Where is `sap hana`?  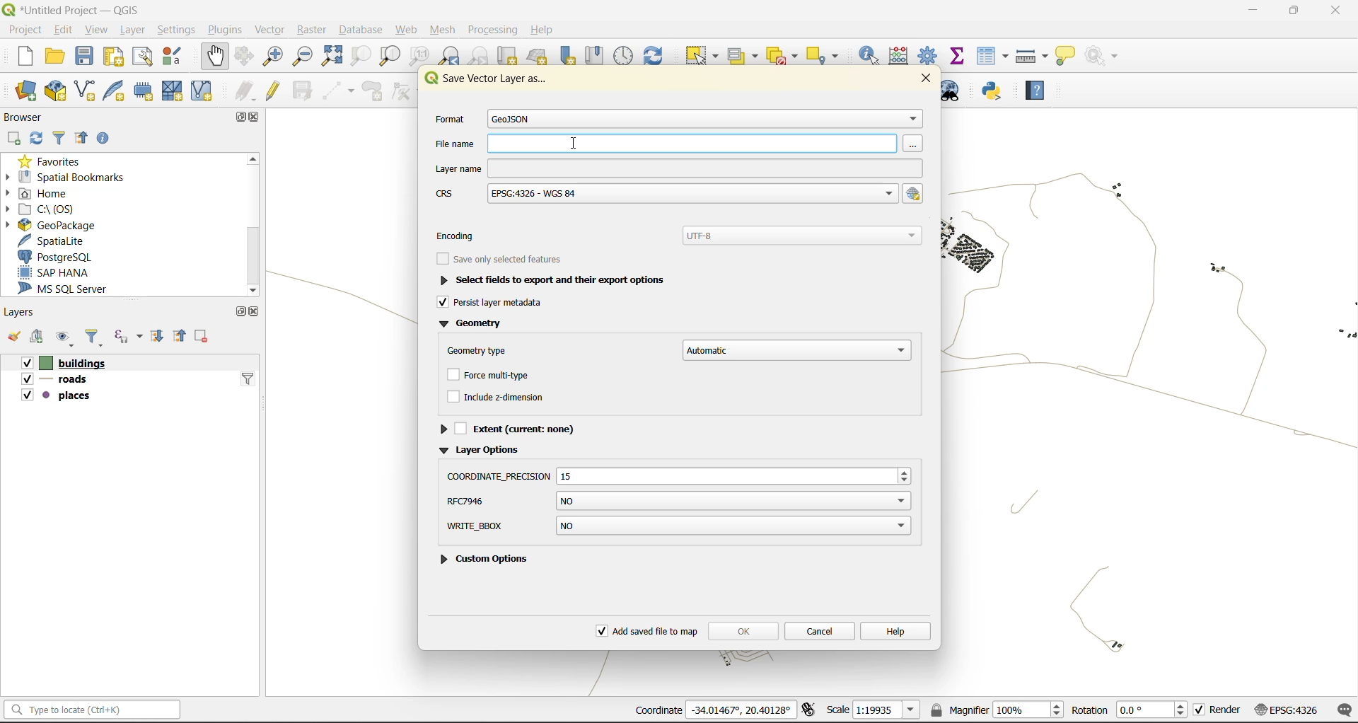 sap hana is located at coordinates (71, 273).